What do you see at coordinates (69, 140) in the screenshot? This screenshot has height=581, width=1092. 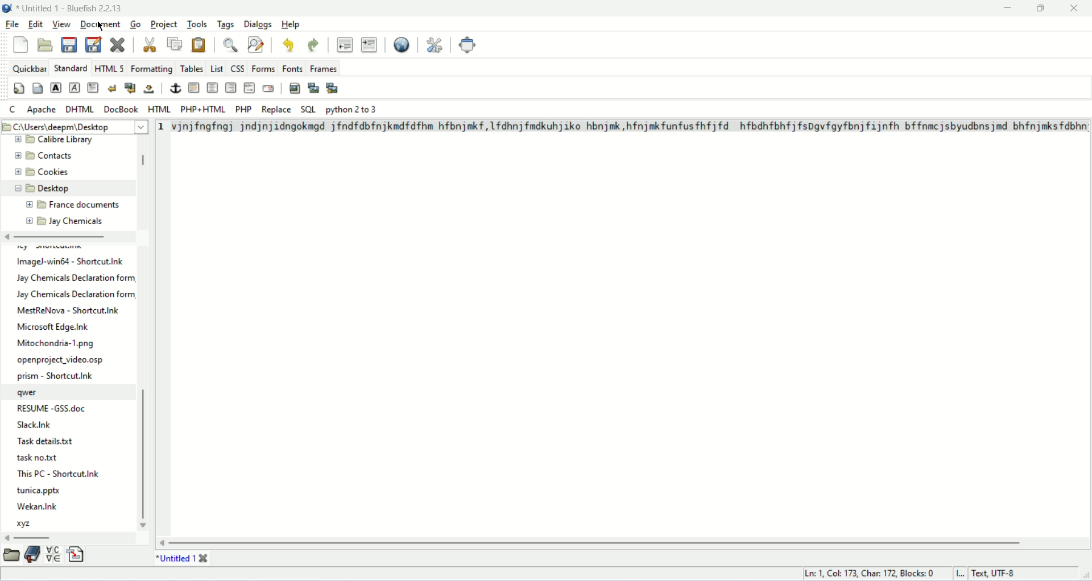 I see `Calibre Library` at bounding box center [69, 140].